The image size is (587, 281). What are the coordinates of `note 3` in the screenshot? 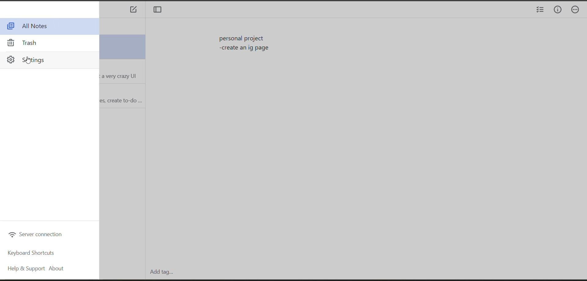 It's located at (121, 95).